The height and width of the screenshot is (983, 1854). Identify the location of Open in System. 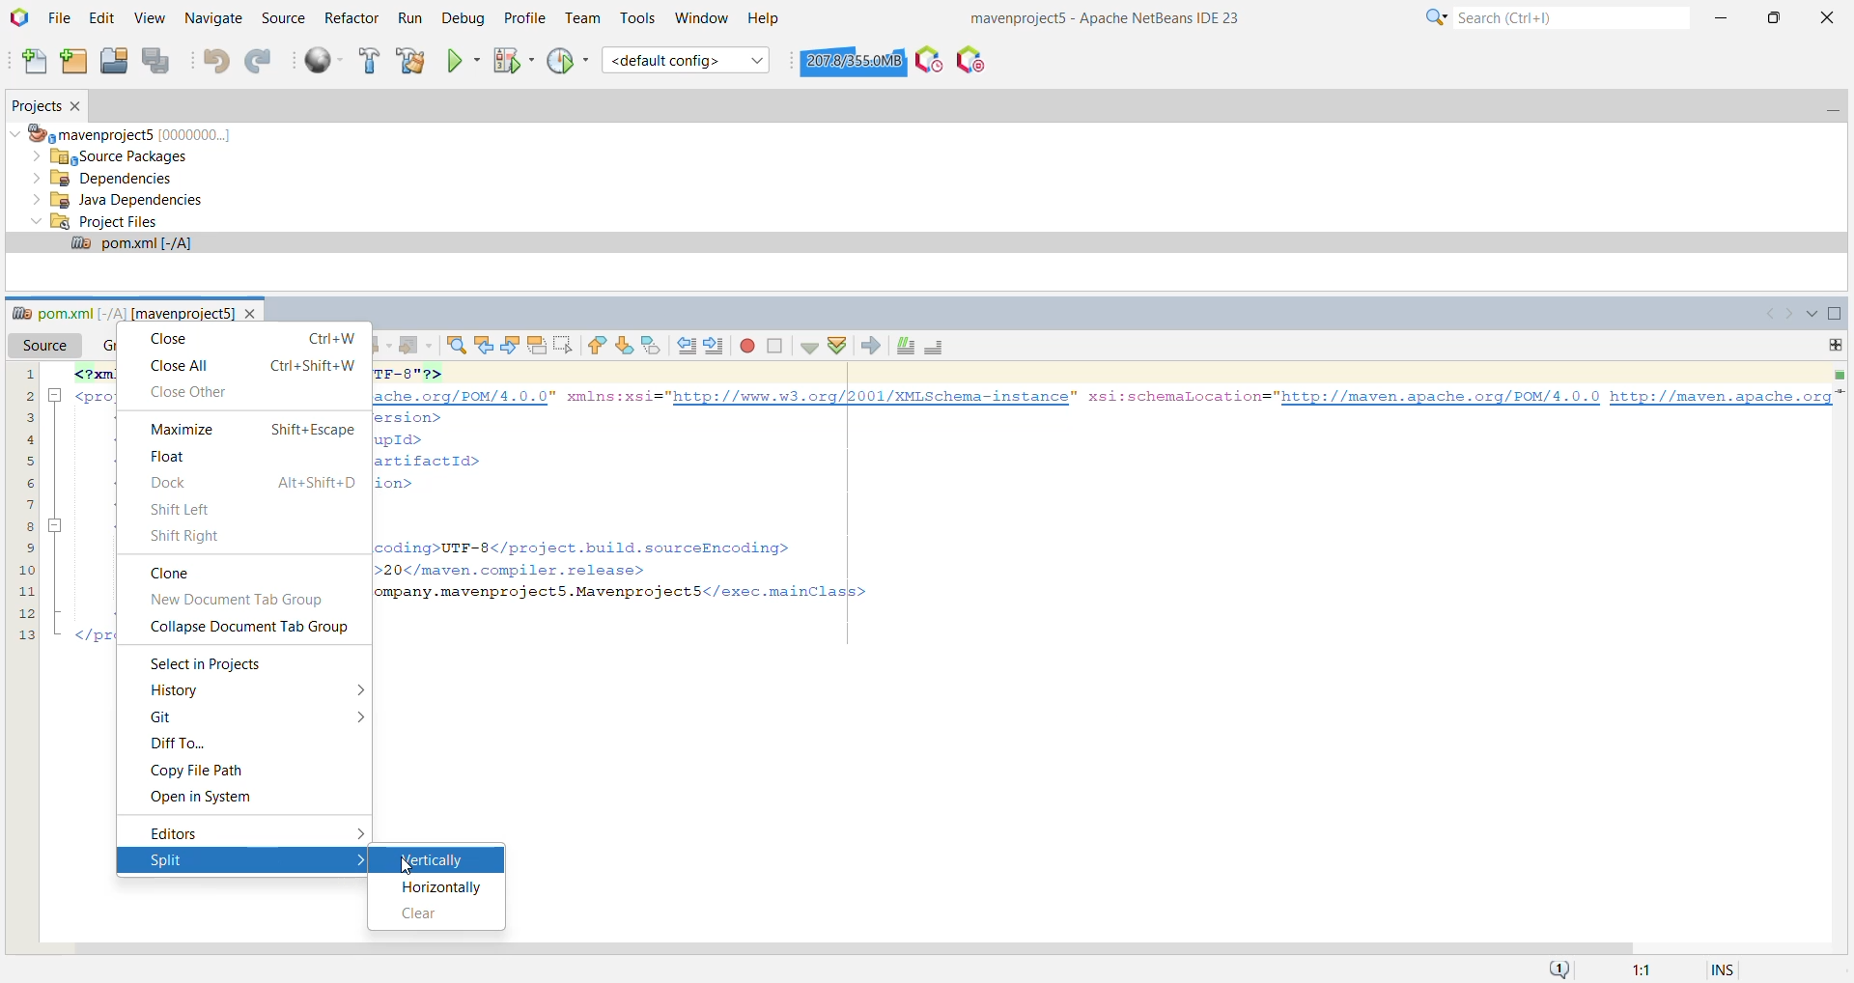
(206, 796).